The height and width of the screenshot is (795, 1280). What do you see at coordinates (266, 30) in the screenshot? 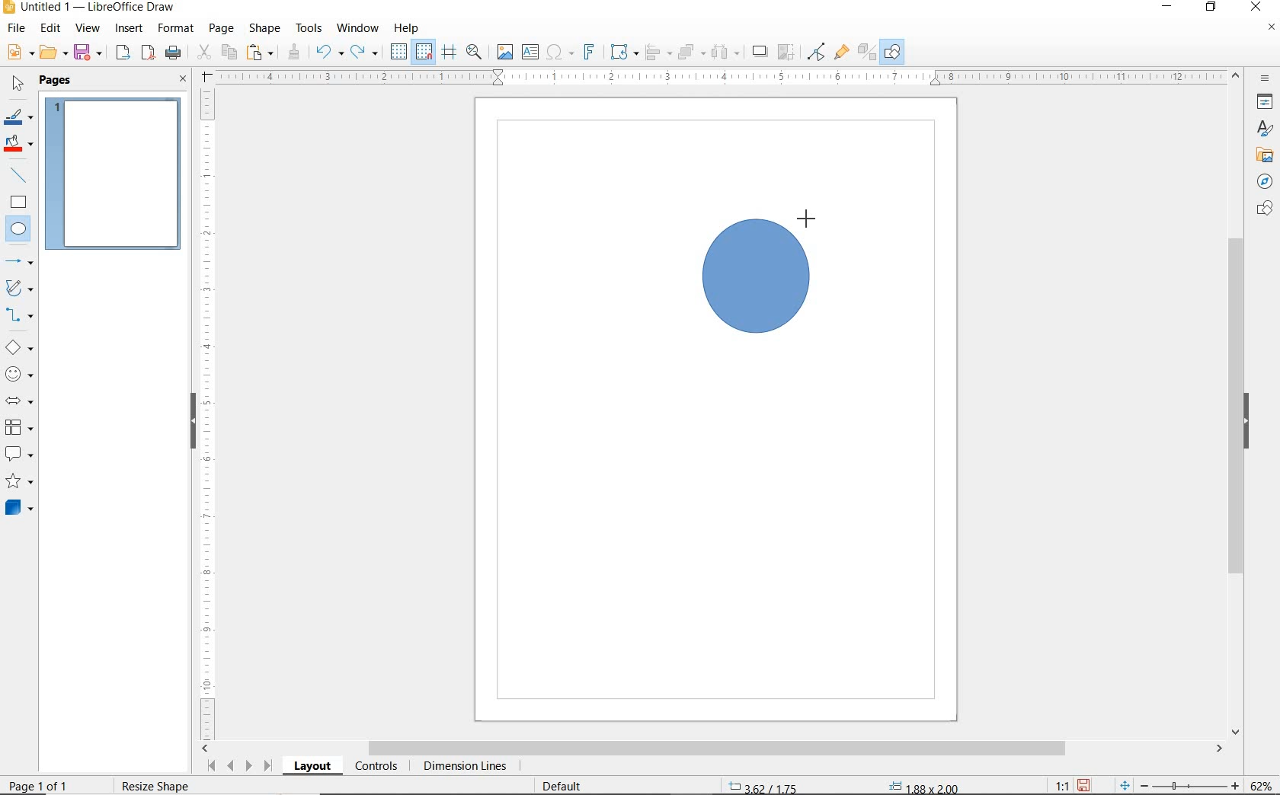
I see `SHAPE` at bounding box center [266, 30].